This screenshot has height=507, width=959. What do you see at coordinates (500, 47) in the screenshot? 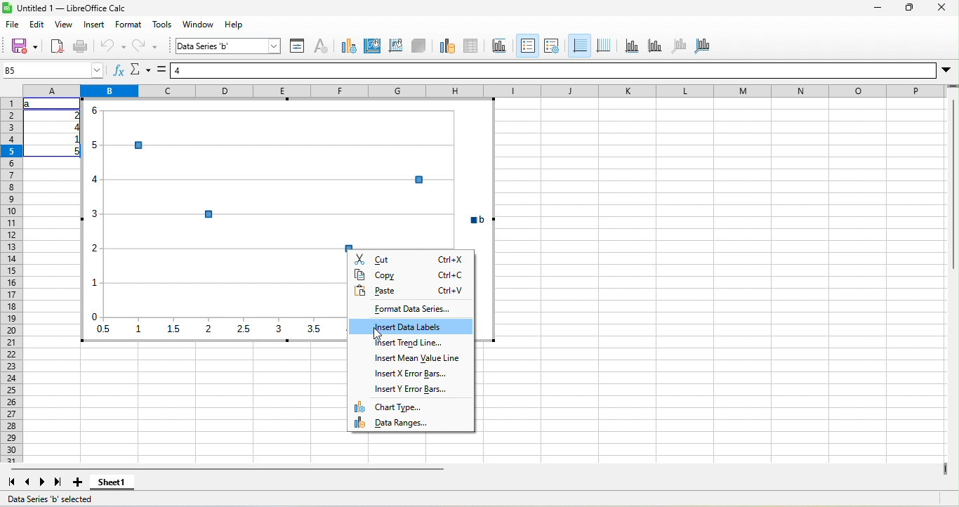
I see `title` at bounding box center [500, 47].